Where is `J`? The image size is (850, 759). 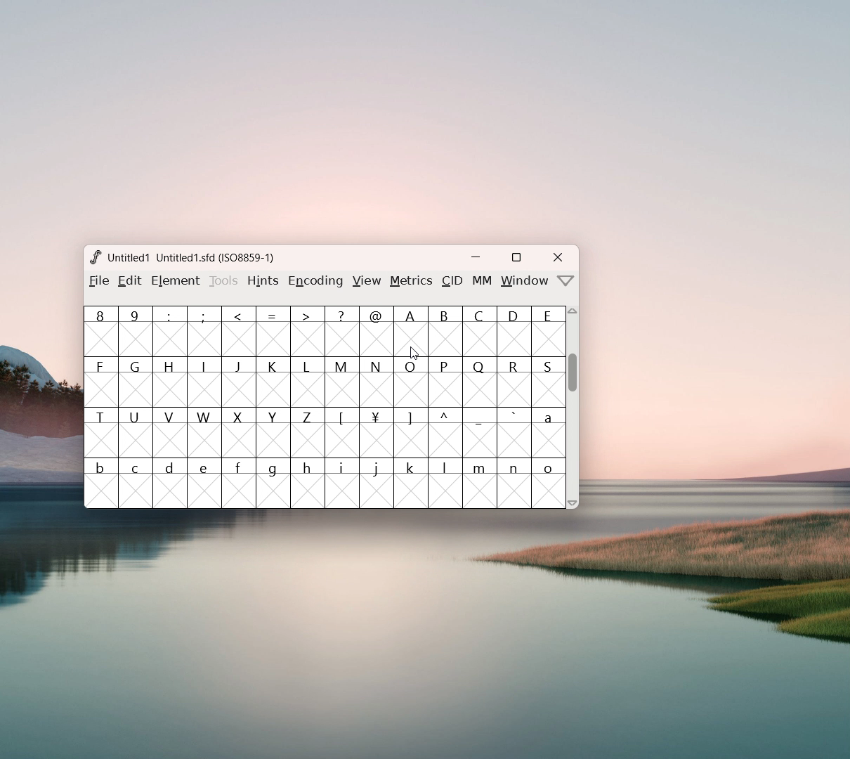
J is located at coordinates (240, 382).